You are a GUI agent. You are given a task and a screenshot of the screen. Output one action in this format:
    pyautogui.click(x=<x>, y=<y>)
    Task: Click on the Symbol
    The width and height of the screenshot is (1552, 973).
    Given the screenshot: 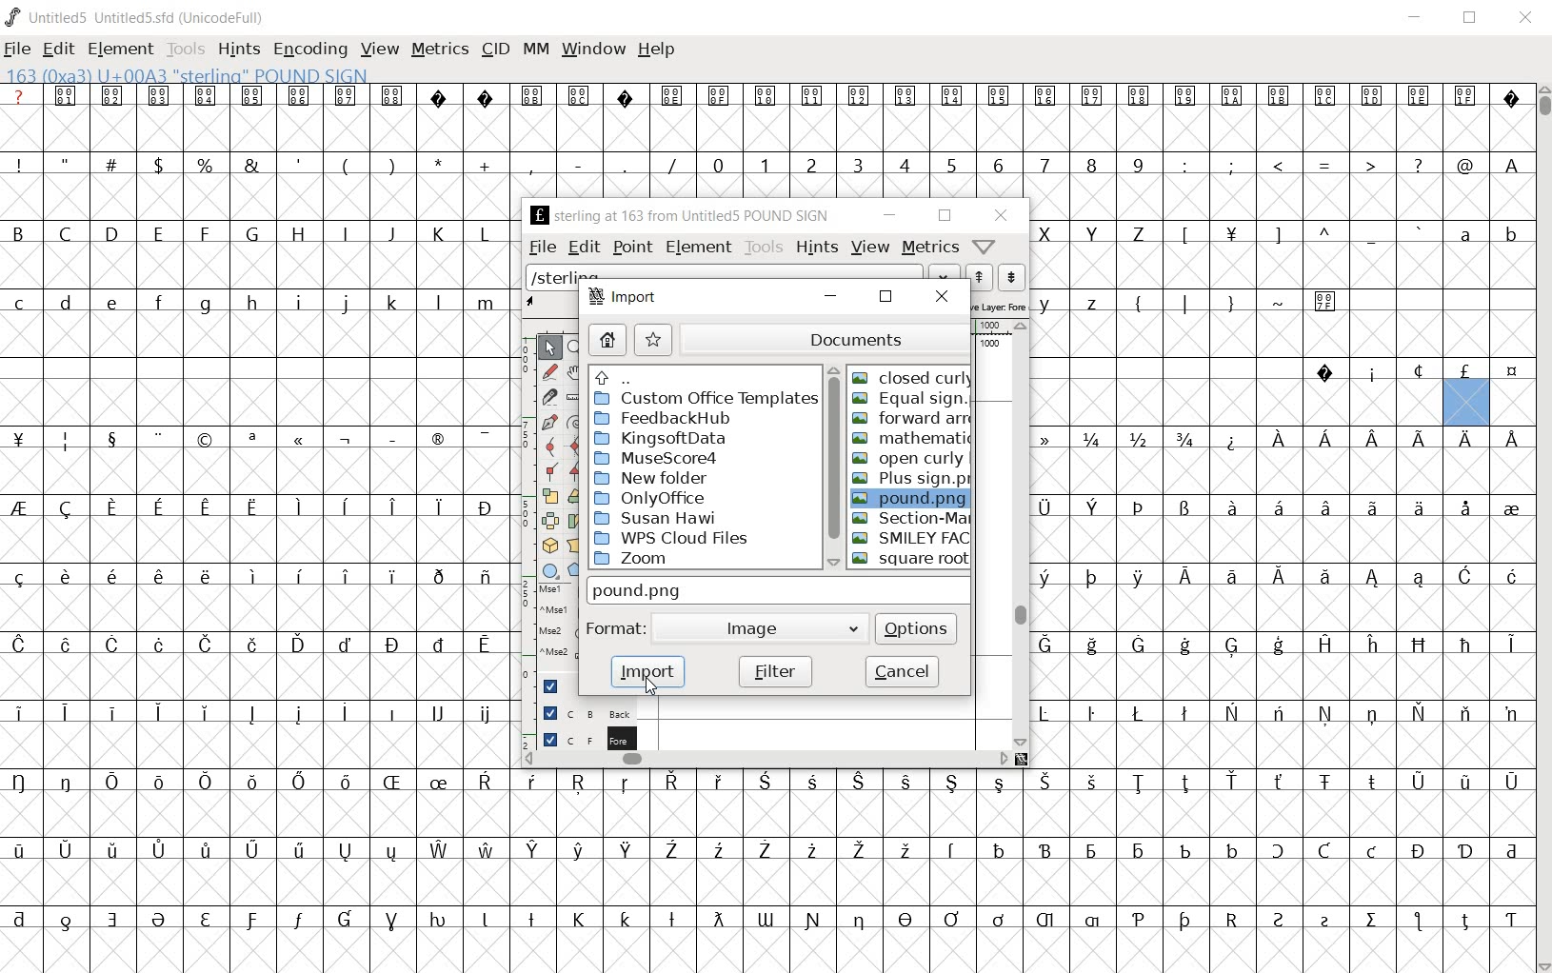 What is the action you would take?
    pyautogui.click(x=113, y=508)
    